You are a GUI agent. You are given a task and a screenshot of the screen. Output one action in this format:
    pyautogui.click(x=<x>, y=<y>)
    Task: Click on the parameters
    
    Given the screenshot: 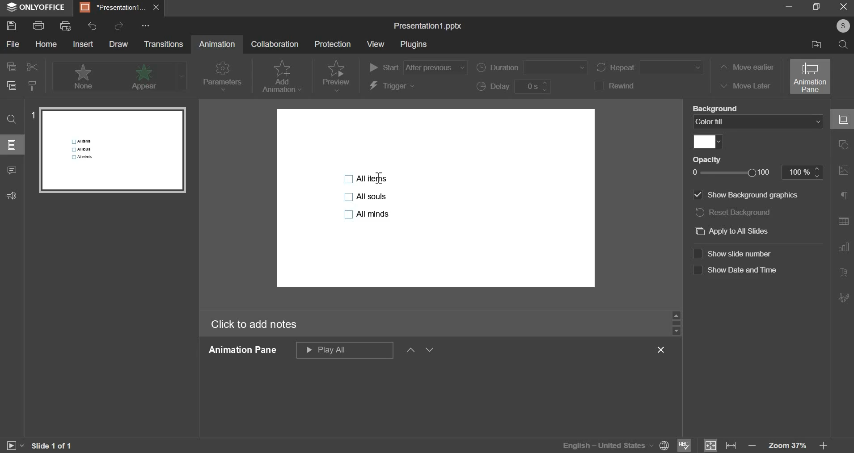 What is the action you would take?
    pyautogui.click(x=223, y=77)
    